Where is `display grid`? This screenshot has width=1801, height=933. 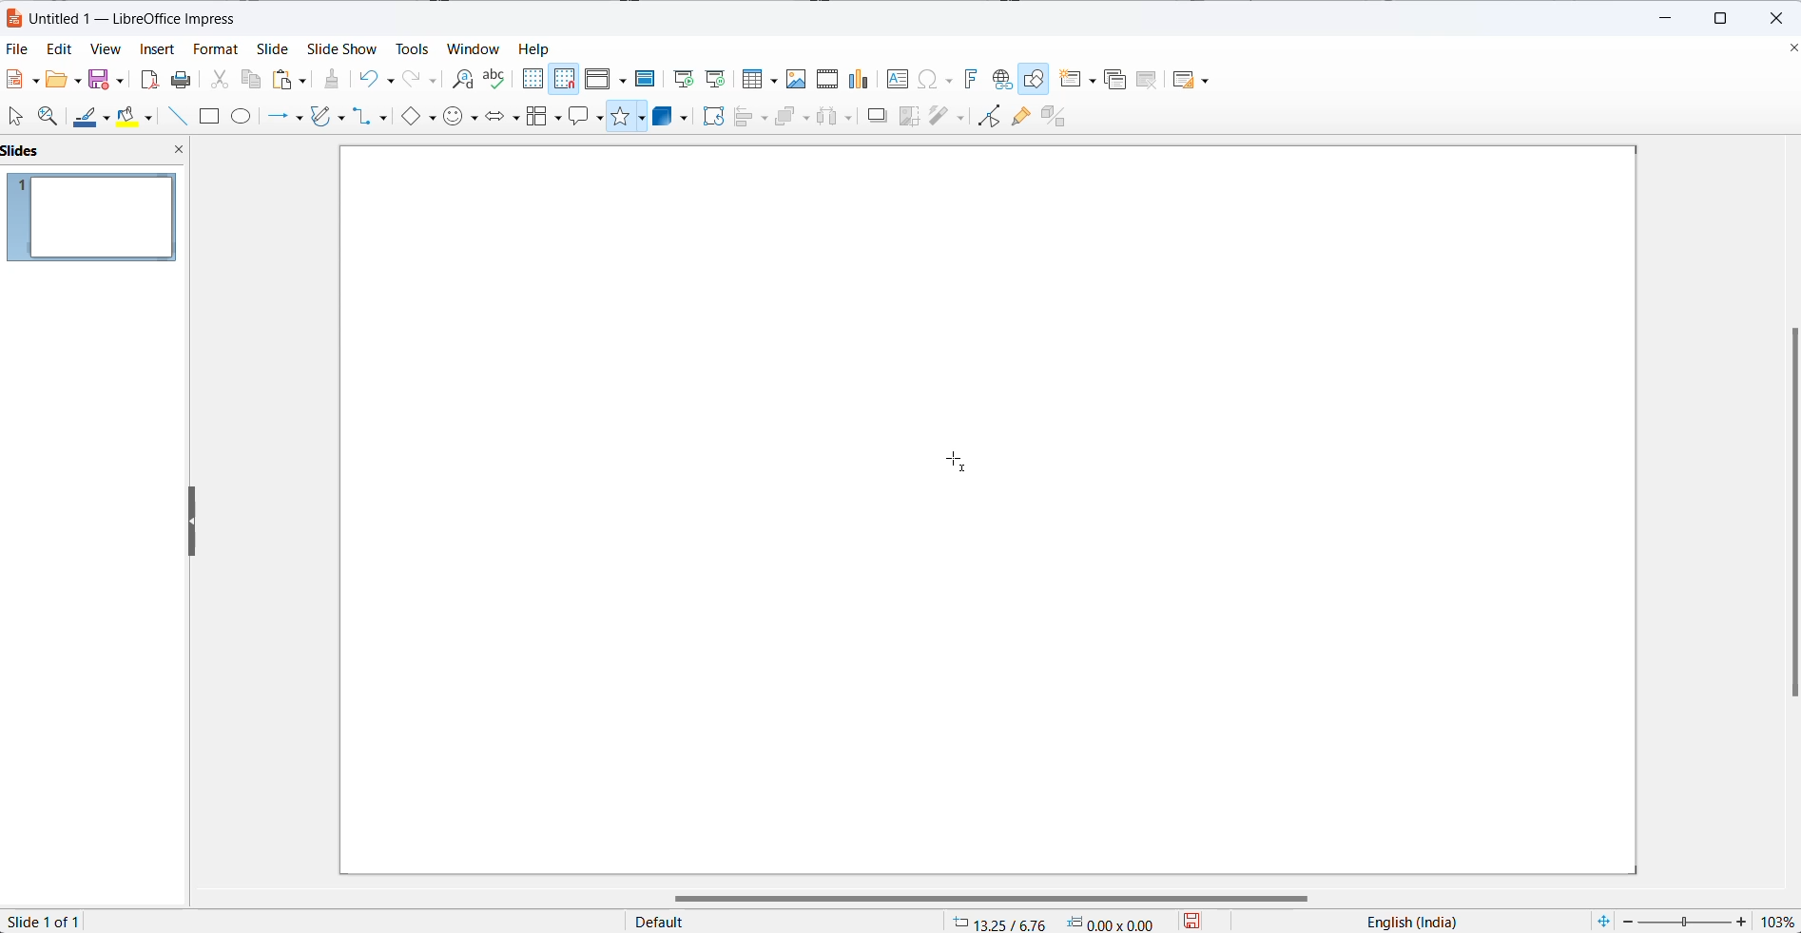 display grid is located at coordinates (532, 79).